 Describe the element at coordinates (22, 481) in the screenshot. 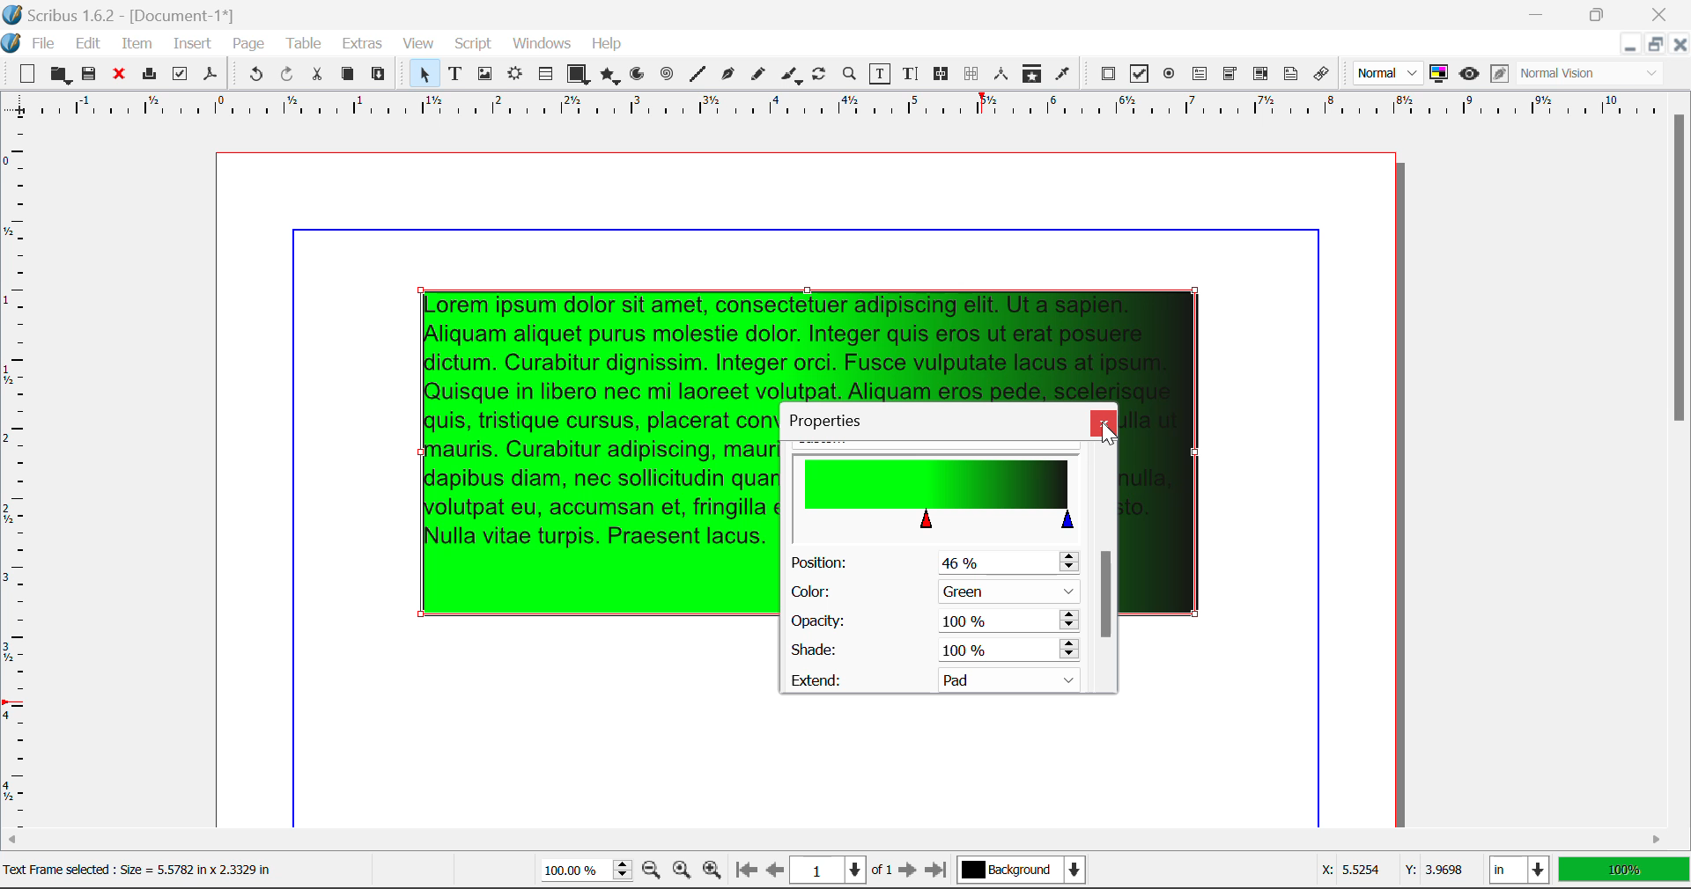

I see `Horizontal Page Margins` at that location.